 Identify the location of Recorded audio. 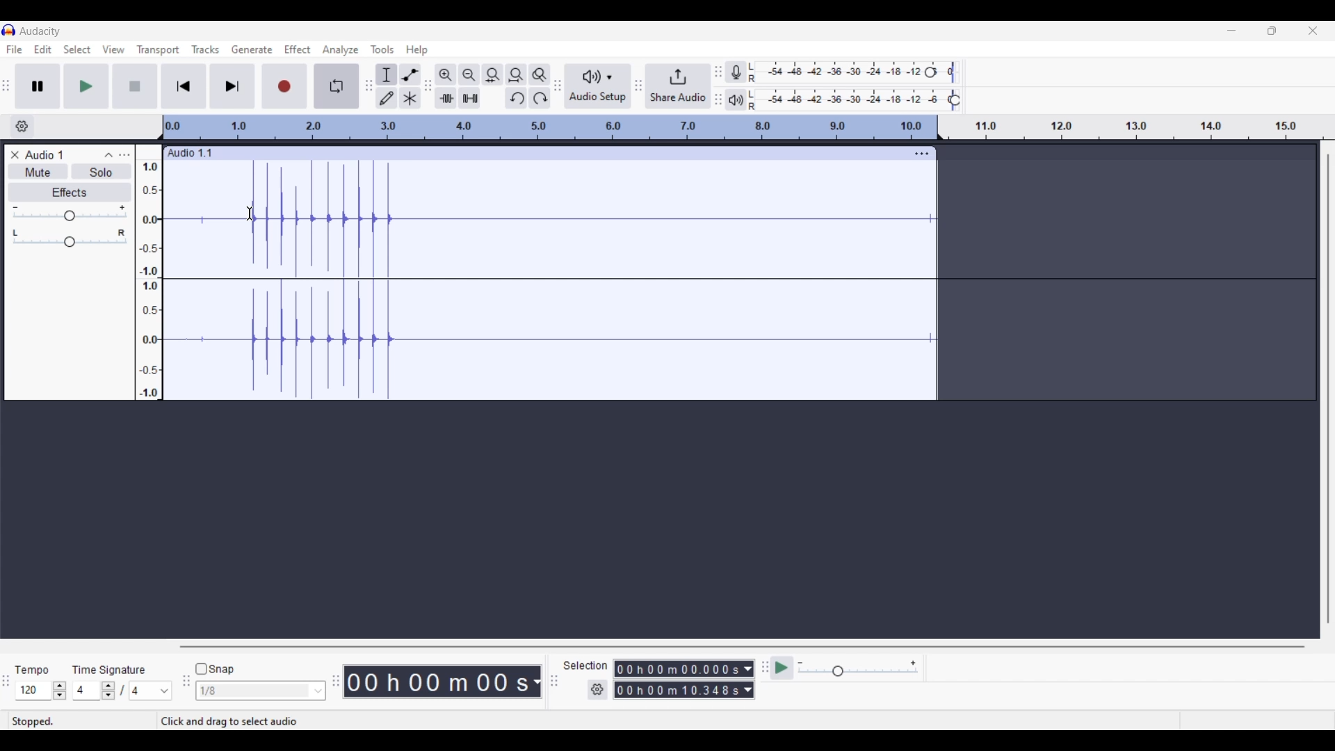
(549, 280).